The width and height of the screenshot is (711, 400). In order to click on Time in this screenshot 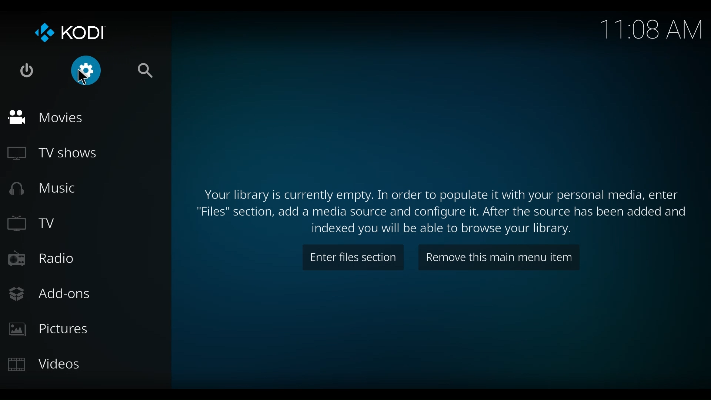, I will do `click(652, 30)`.